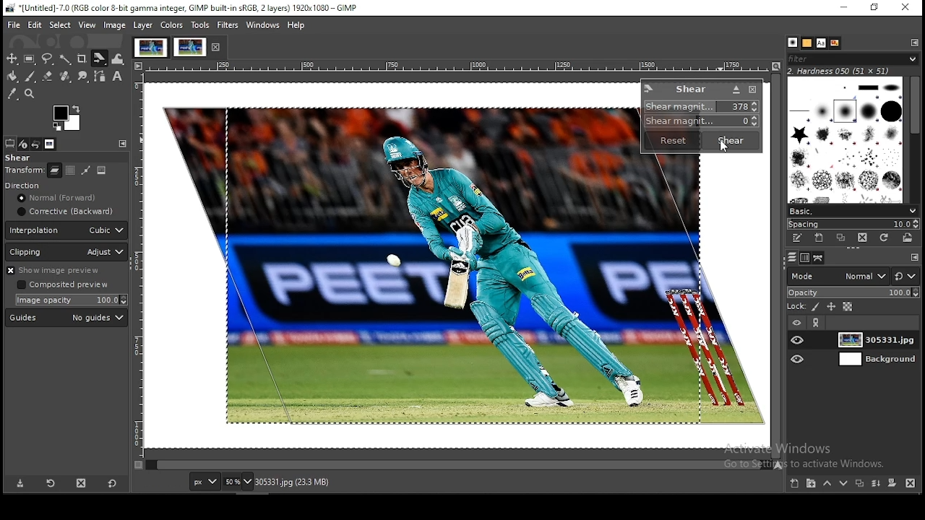 This screenshot has width=925, height=520. What do you see at coordinates (238, 482) in the screenshot?
I see `zoom level` at bounding box center [238, 482].